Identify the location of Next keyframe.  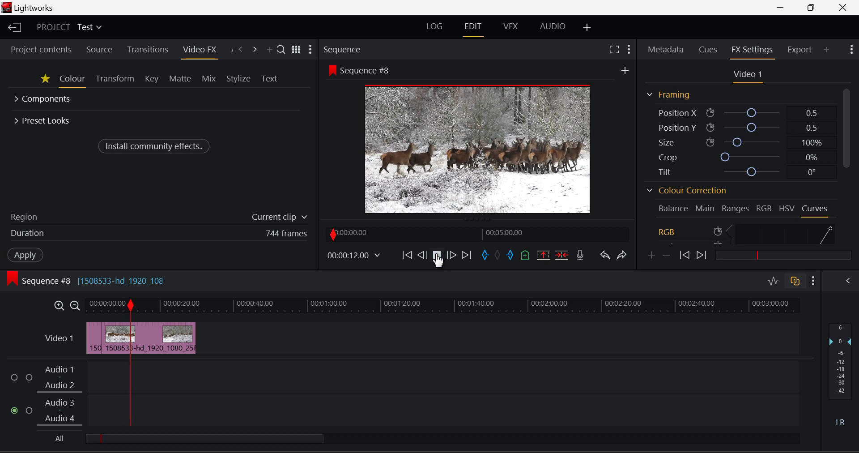
(703, 253).